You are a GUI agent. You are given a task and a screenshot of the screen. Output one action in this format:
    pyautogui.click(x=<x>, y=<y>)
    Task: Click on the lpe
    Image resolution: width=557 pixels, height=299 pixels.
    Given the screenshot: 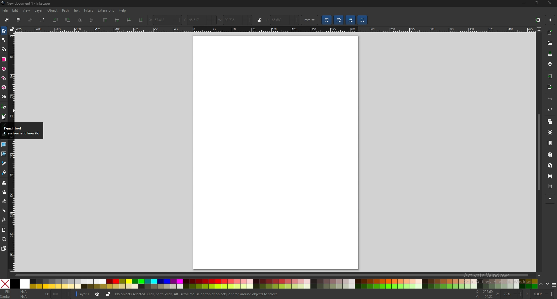 What is the action you would take?
    pyautogui.click(x=4, y=220)
    